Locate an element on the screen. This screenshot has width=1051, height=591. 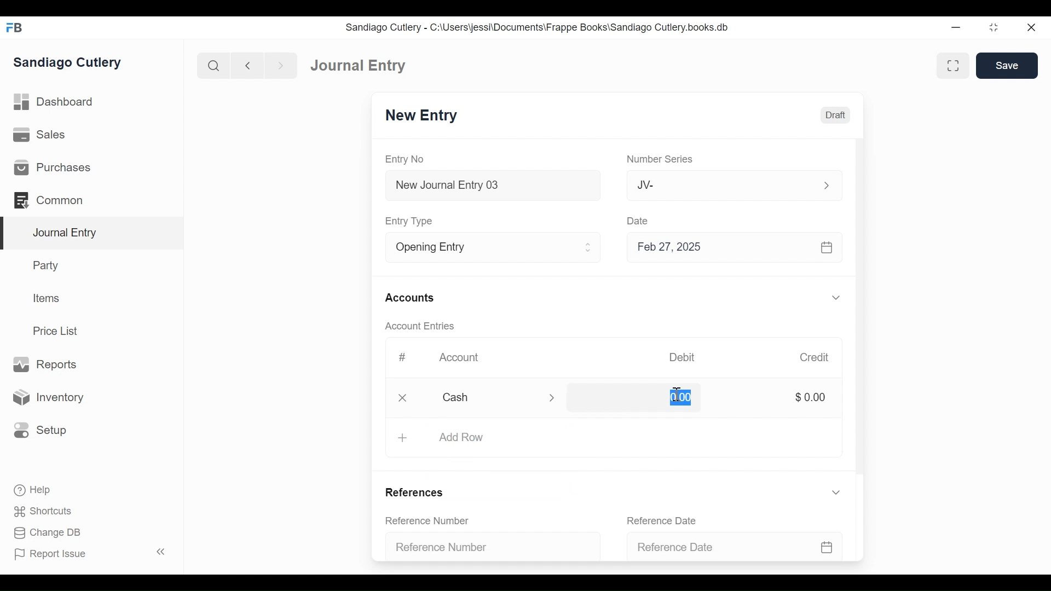
Change DB is located at coordinates (47, 533).